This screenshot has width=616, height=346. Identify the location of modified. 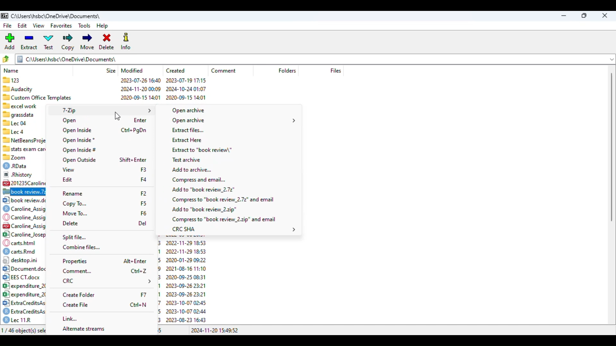
(132, 70).